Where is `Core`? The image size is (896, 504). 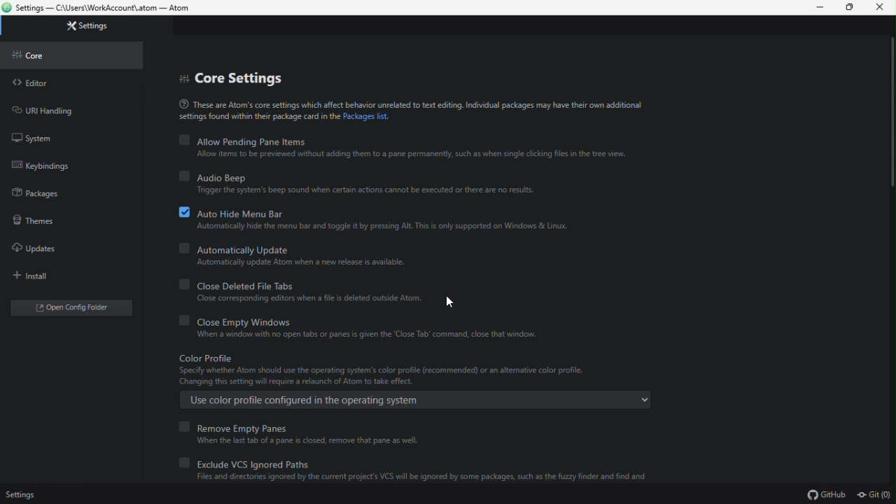 Core is located at coordinates (78, 56).